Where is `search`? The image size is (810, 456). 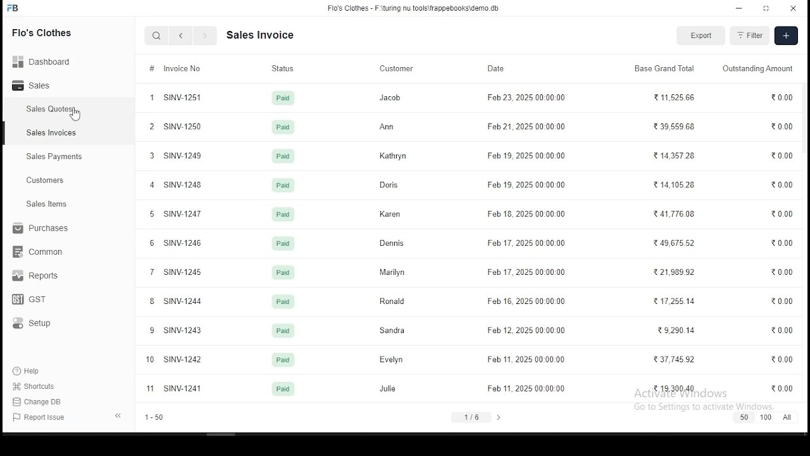 search is located at coordinates (156, 35).